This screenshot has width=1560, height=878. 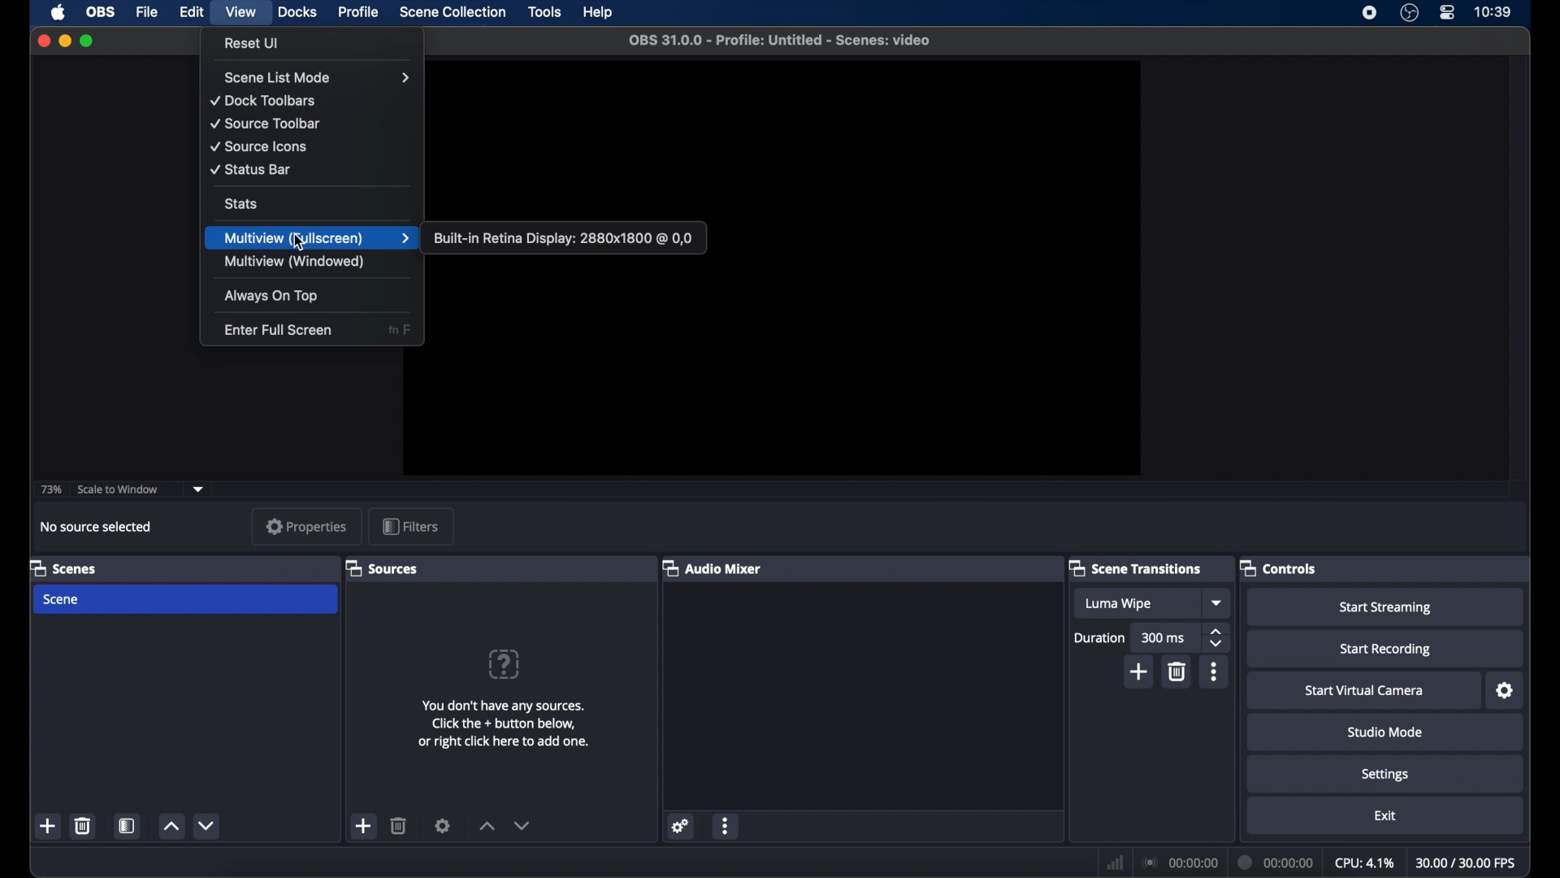 I want to click on delete, so click(x=1176, y=672).